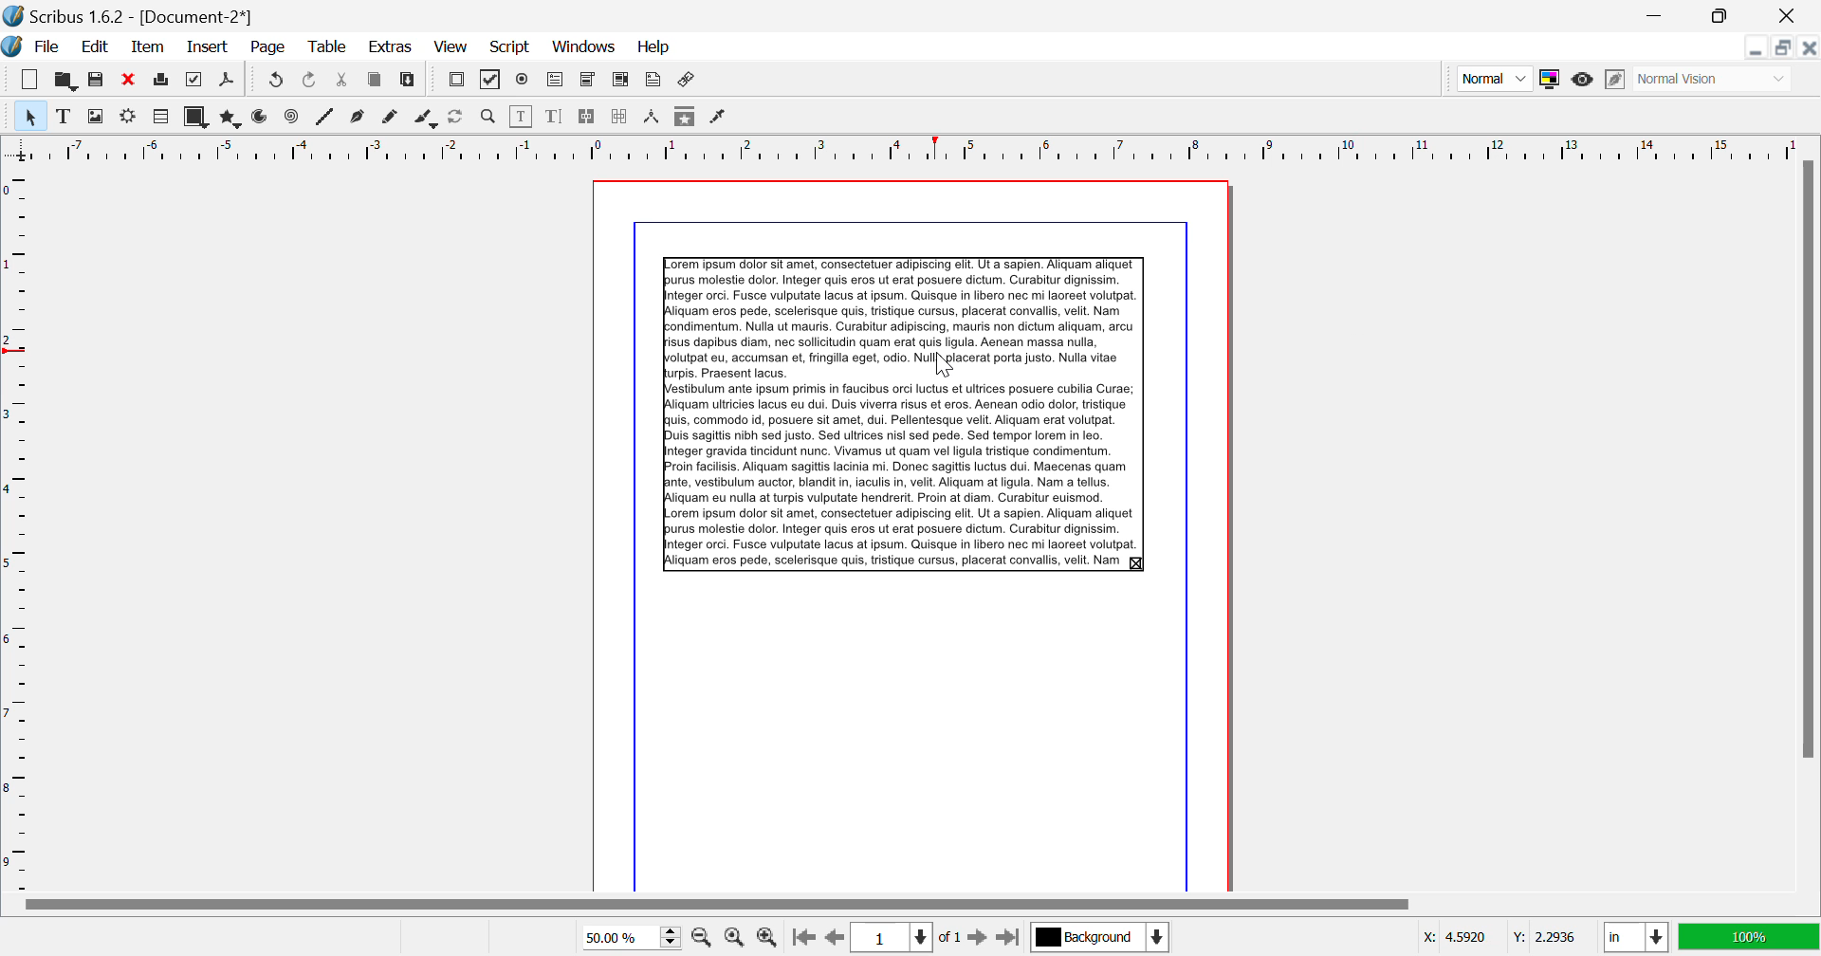  What do you see at coordinates (704, 936) in the screenshot?
I see `Zoom Out` at bounding box center [704, 936].